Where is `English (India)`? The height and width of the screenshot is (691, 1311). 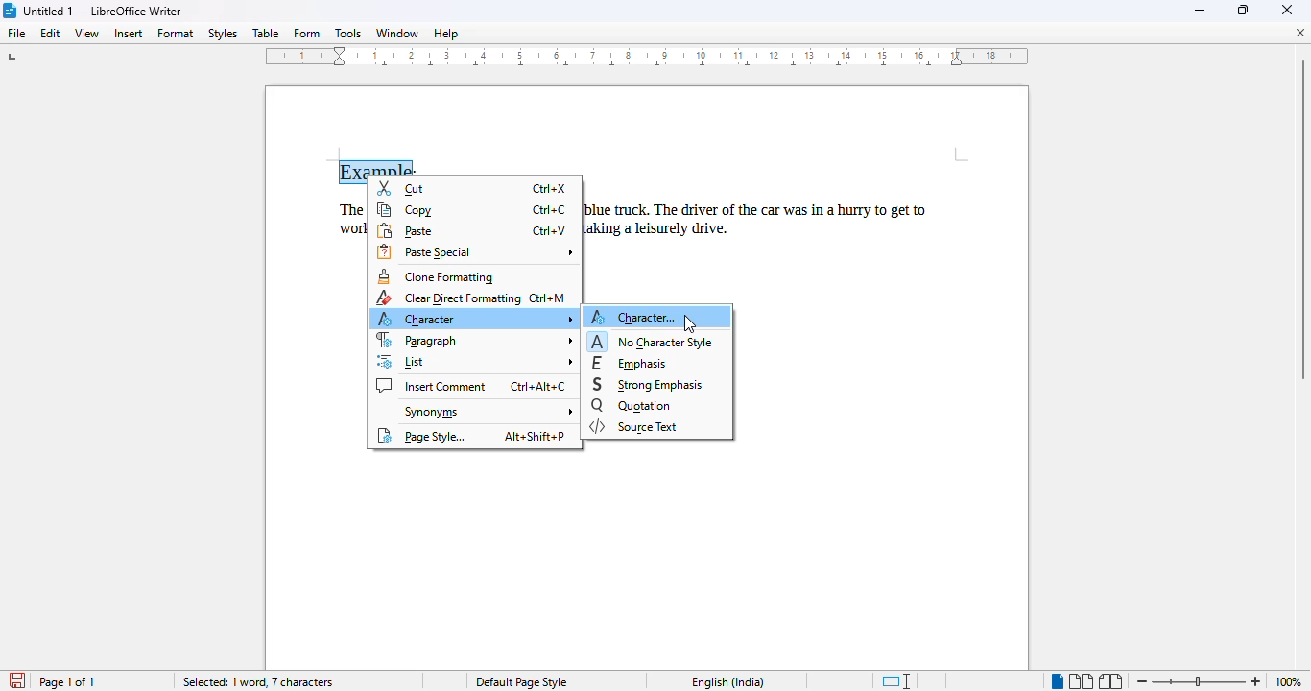 English (India) is located at coordinates (728, 682).